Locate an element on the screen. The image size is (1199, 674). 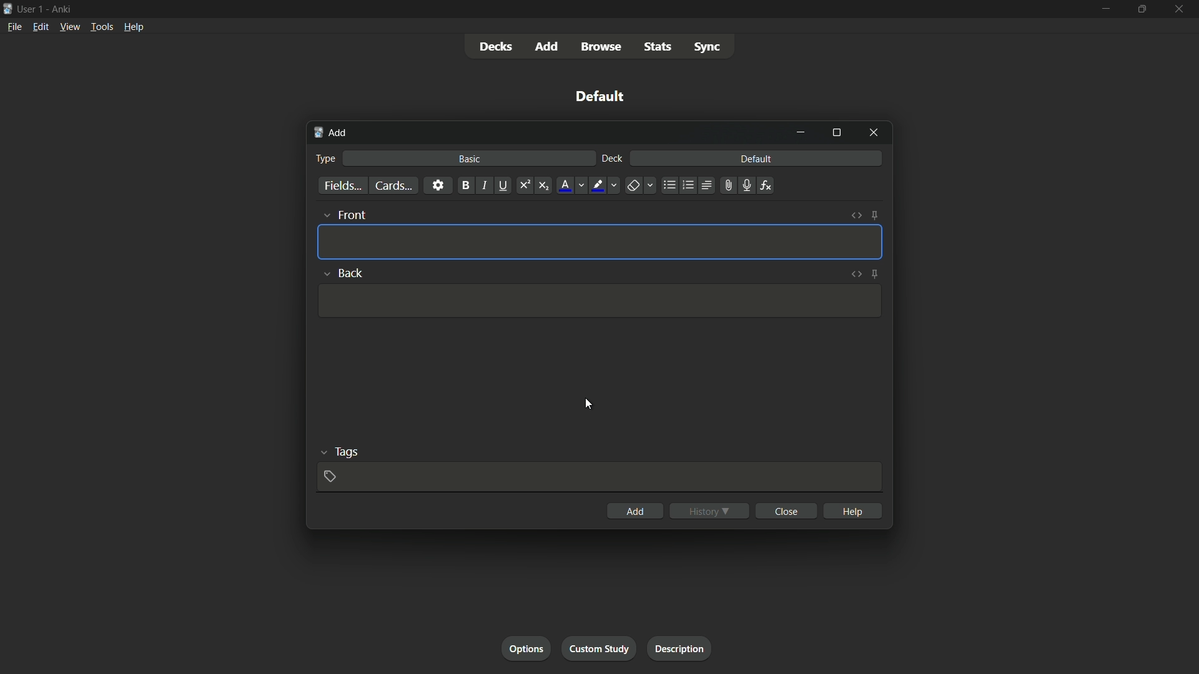
edit is located at coordinates (40, 27).